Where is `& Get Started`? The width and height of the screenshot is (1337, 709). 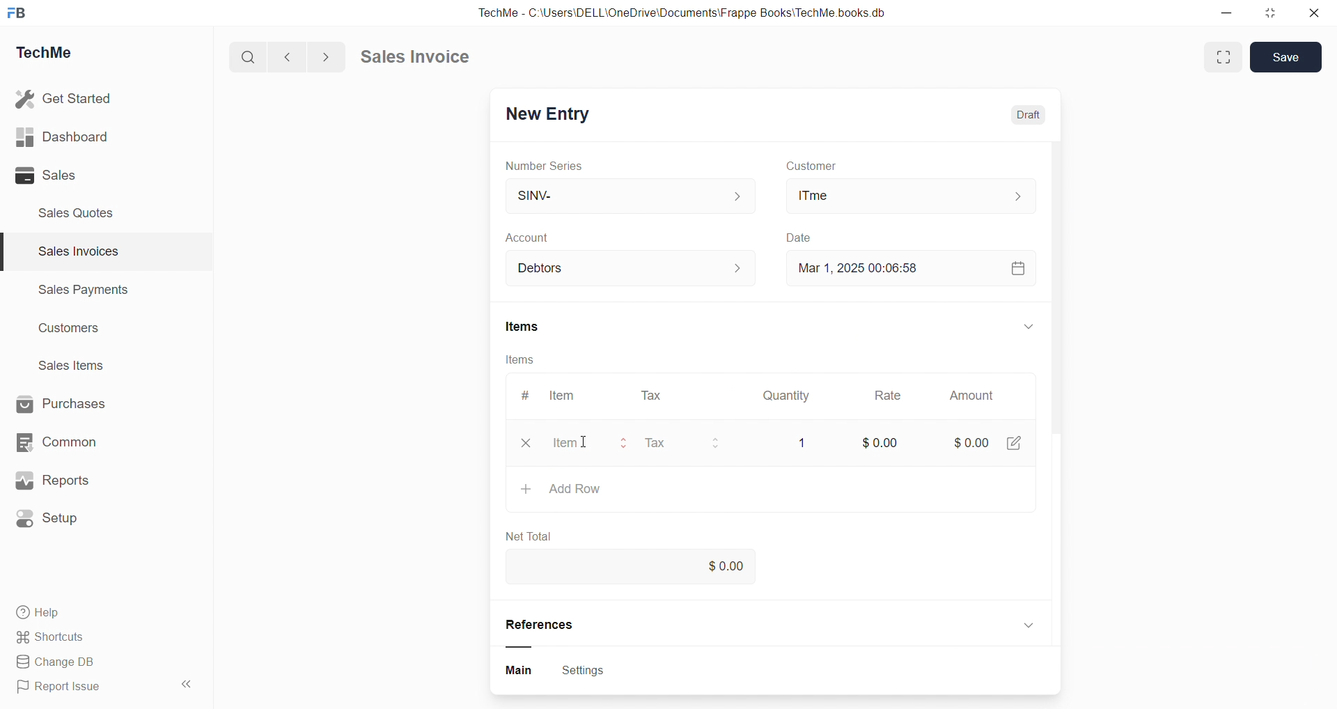
& Get Started is located at coordinates (65, 98).